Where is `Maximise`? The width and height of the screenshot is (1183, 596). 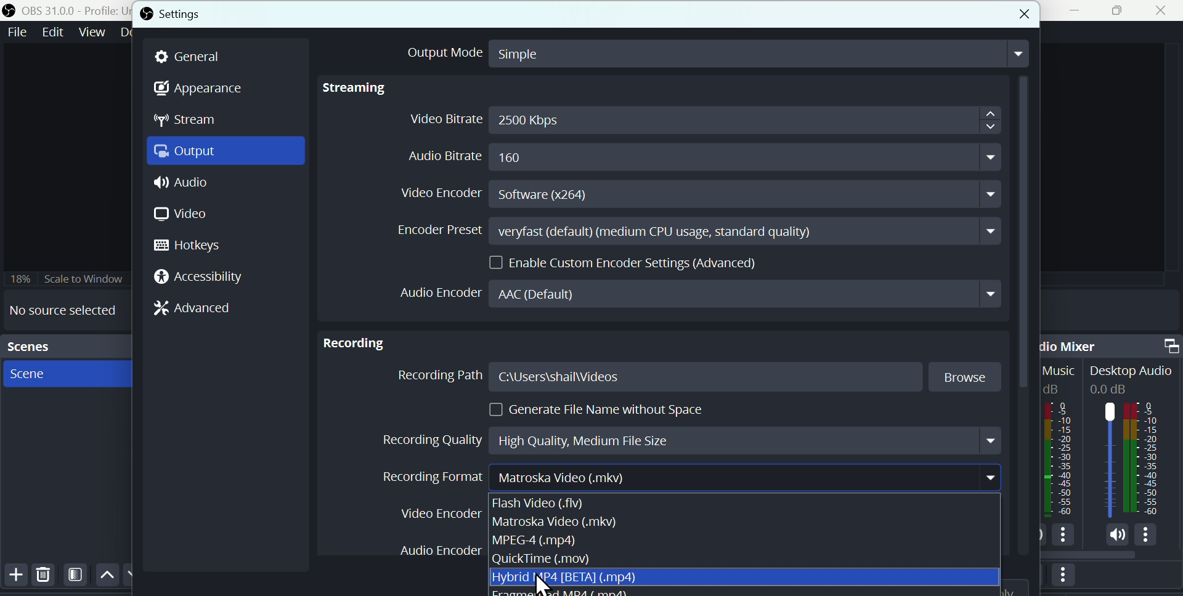
Maximise is located at coordinates (1121, 12).